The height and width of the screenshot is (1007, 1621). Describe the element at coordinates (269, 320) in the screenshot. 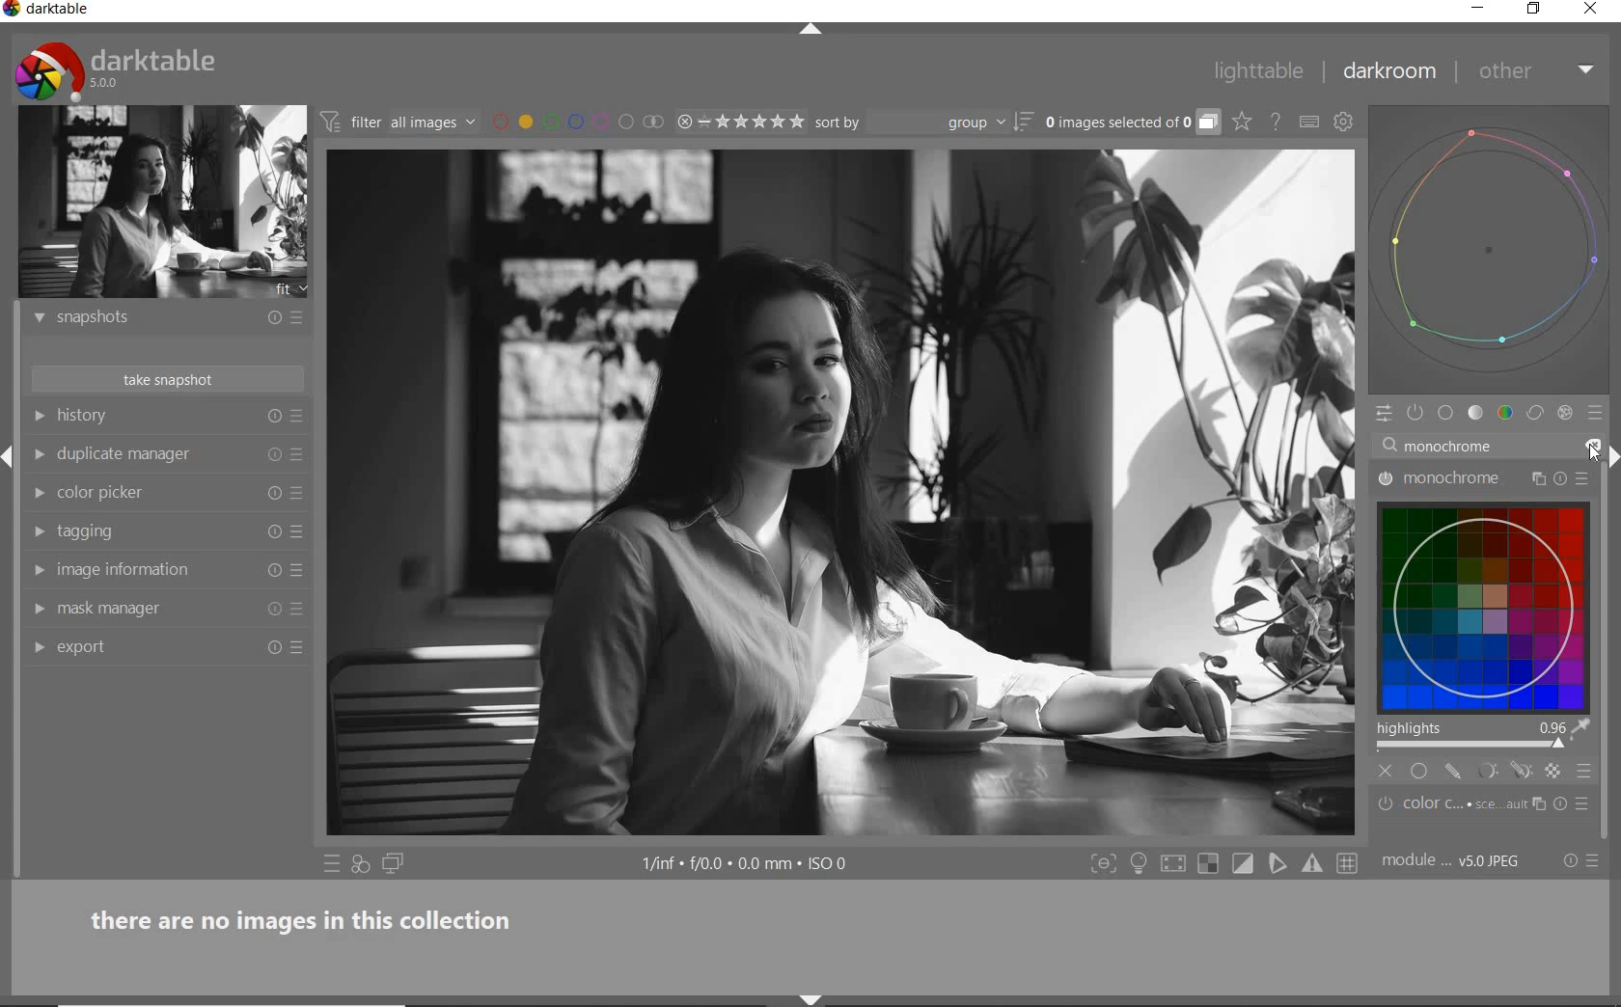

I see `reset` at that location.